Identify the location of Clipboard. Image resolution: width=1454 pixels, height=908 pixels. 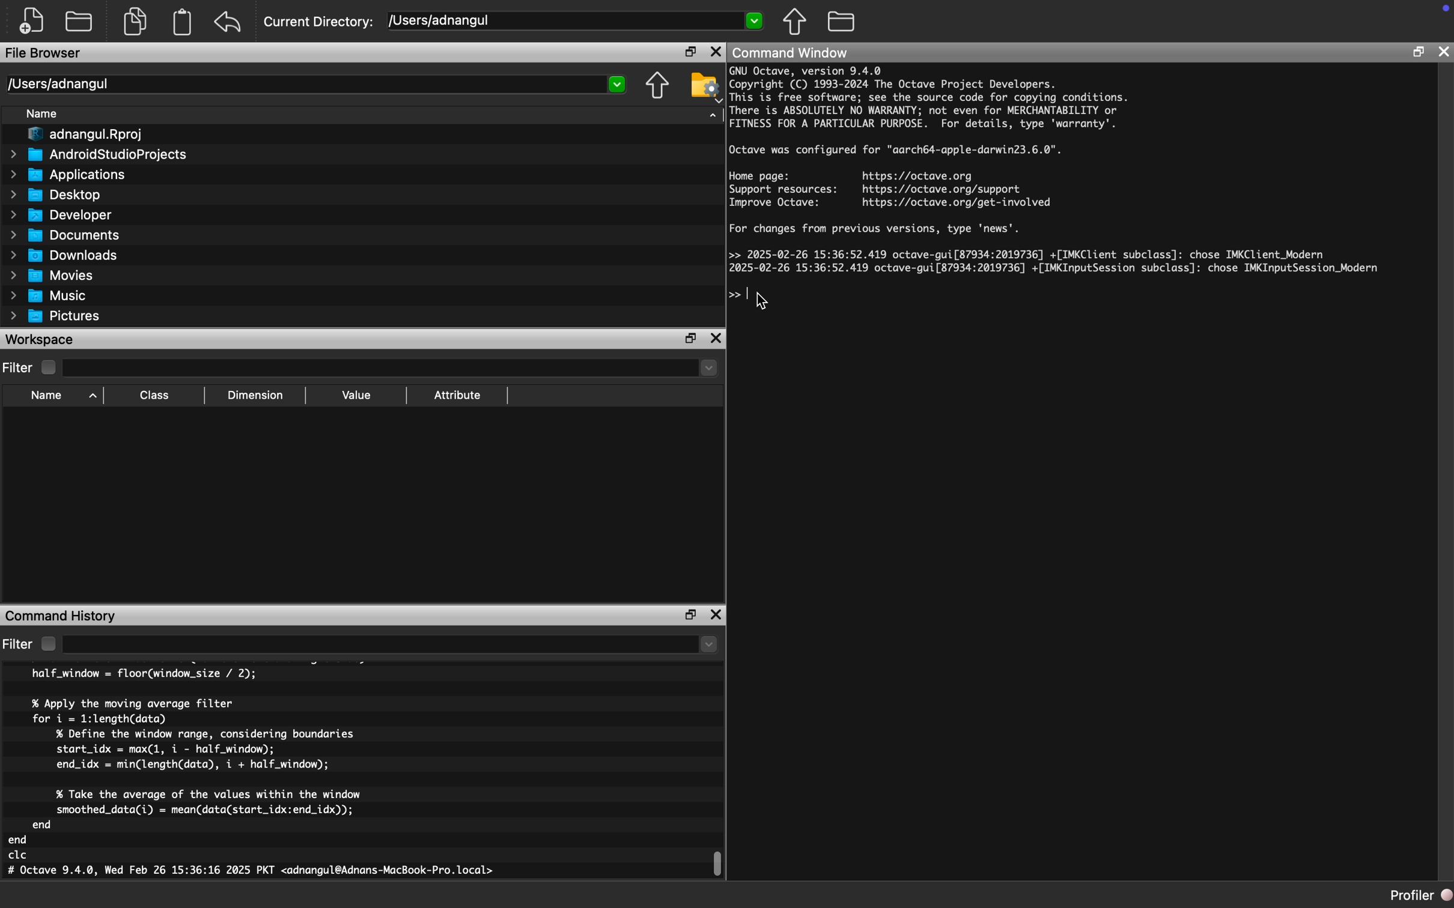
(184, 22).